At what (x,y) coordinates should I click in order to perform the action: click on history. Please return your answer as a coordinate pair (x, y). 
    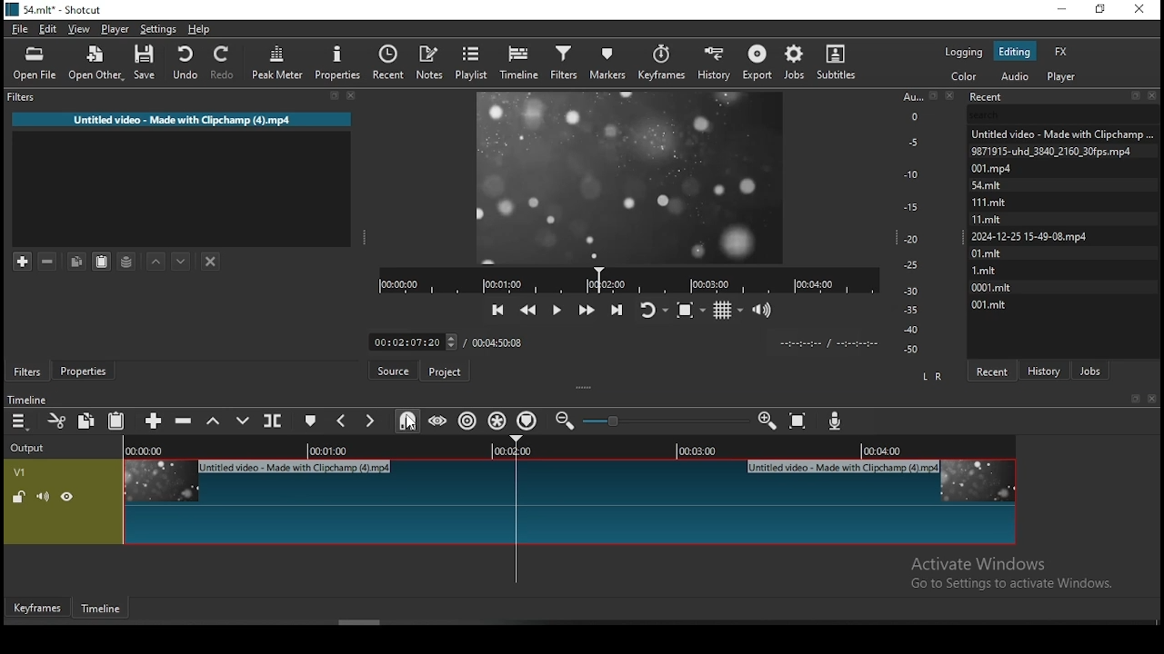
    Looking at the image, I should click on (1047, 370).